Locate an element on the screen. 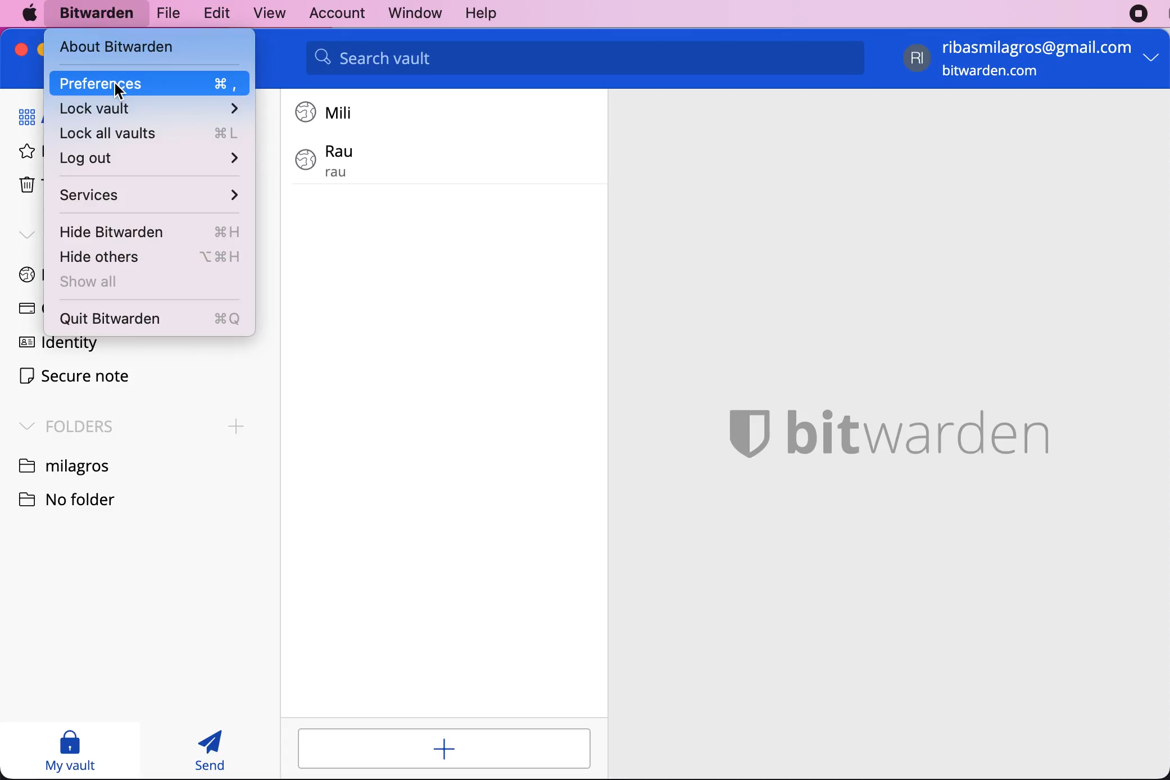 The height and width of the screenshot is (780, 1170). show all is located at coordinates (97, 283).